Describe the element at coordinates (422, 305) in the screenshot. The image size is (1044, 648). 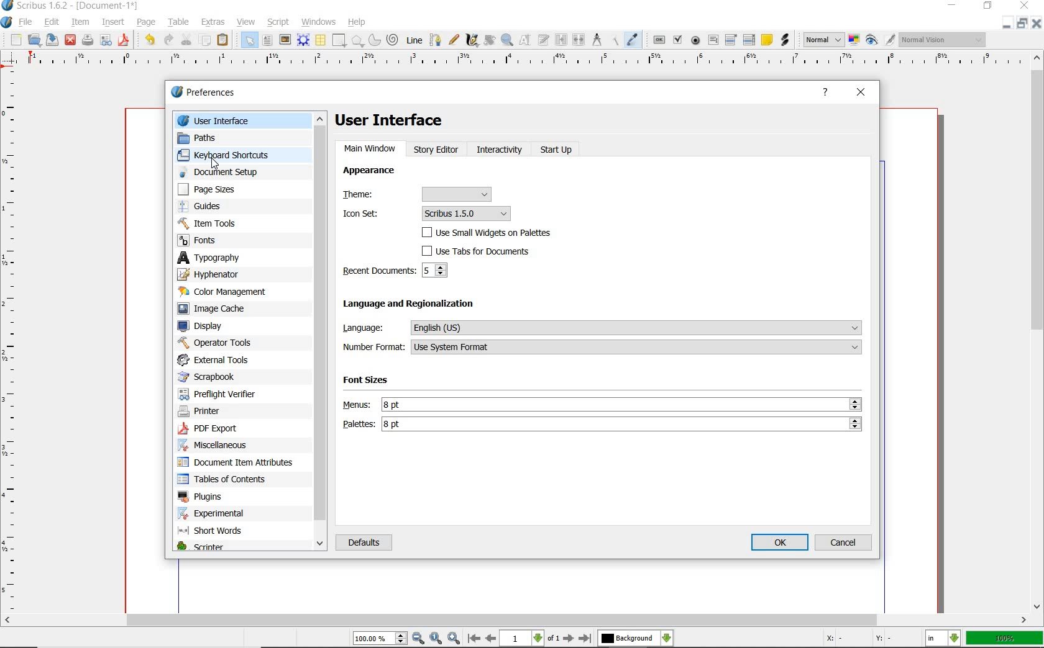
I see `Language and Regionalization` at that location.